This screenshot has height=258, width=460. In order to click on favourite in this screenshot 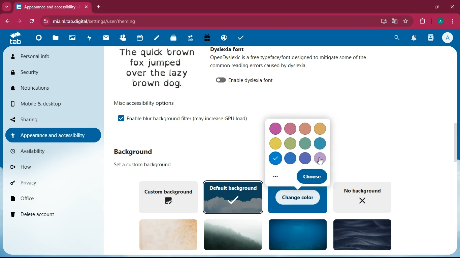, I will do `click(406, 21)`.